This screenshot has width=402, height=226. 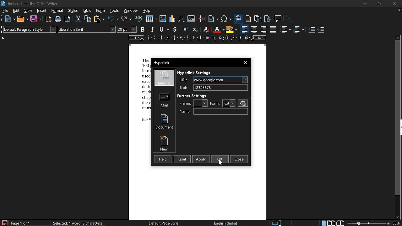 I want to click on insert bibliography, so click(x=267, y=19).